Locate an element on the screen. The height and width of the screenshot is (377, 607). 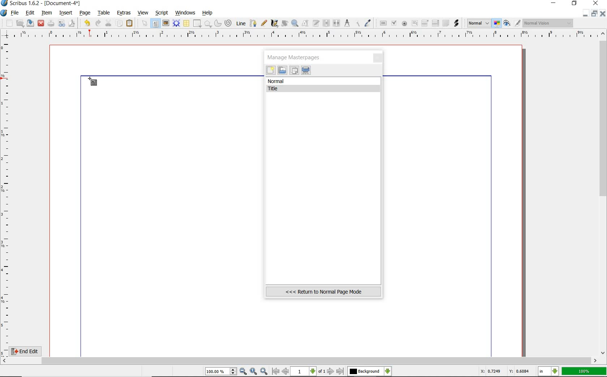
Normal is located at coordinates (478, 23).